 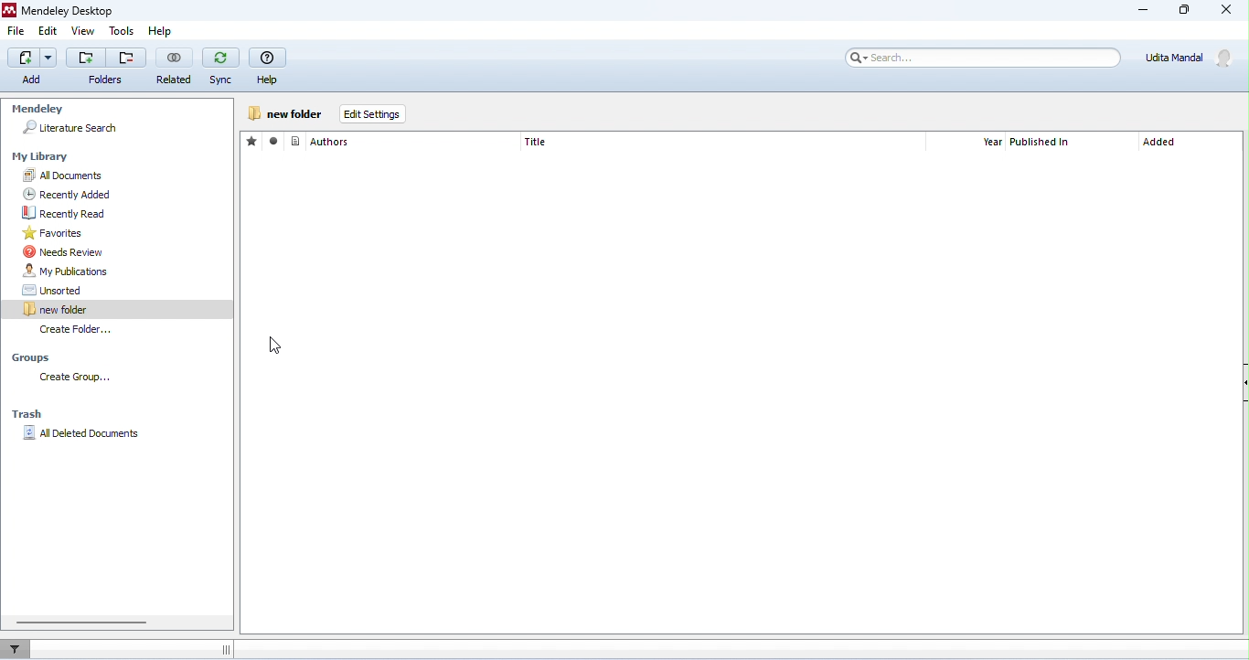 What do you see at coordinates (1145, 12) in the screenshot?
I see `minimize` at bounding box center [1145, 12].